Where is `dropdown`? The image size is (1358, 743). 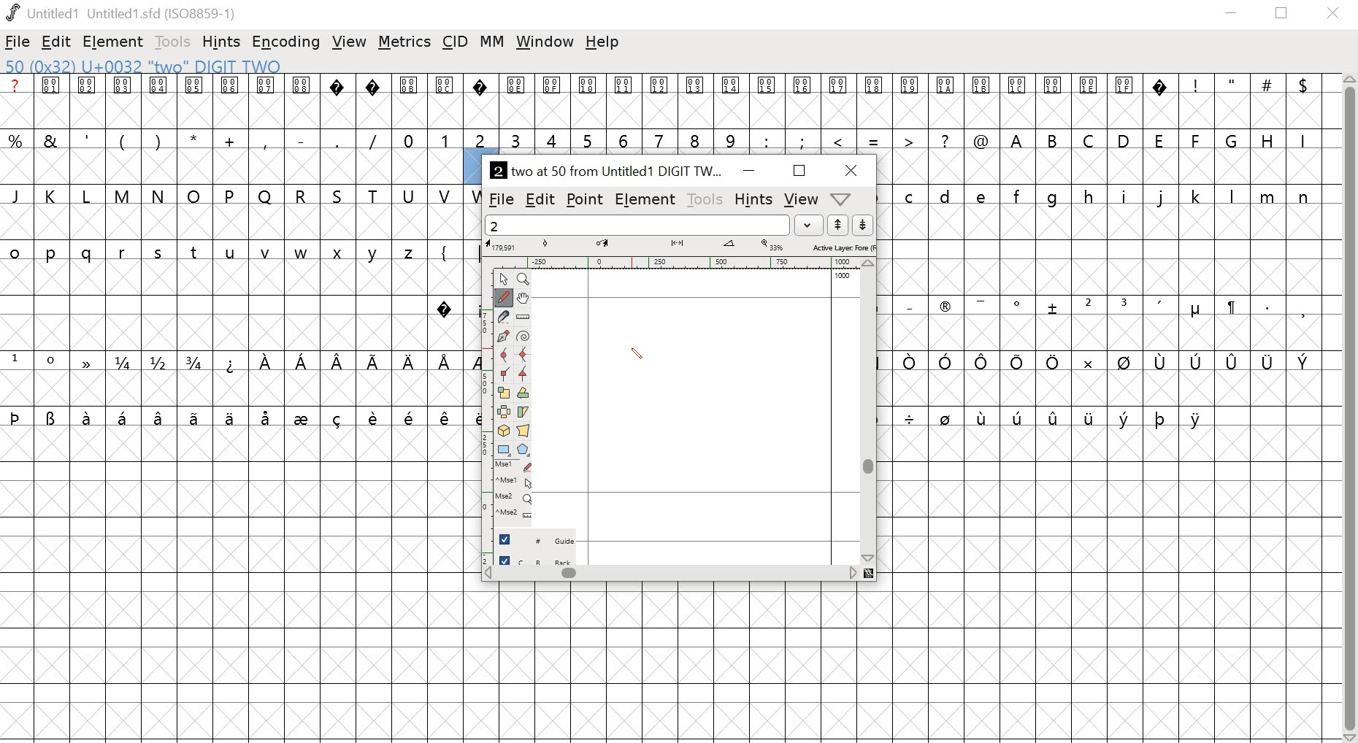 dropdown is located at coordinates (809, 225).